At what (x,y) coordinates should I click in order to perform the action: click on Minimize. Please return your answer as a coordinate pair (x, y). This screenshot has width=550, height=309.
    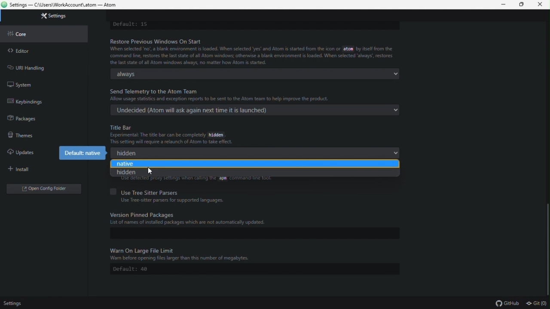
    Looking at the image, I should click on (504, 5).